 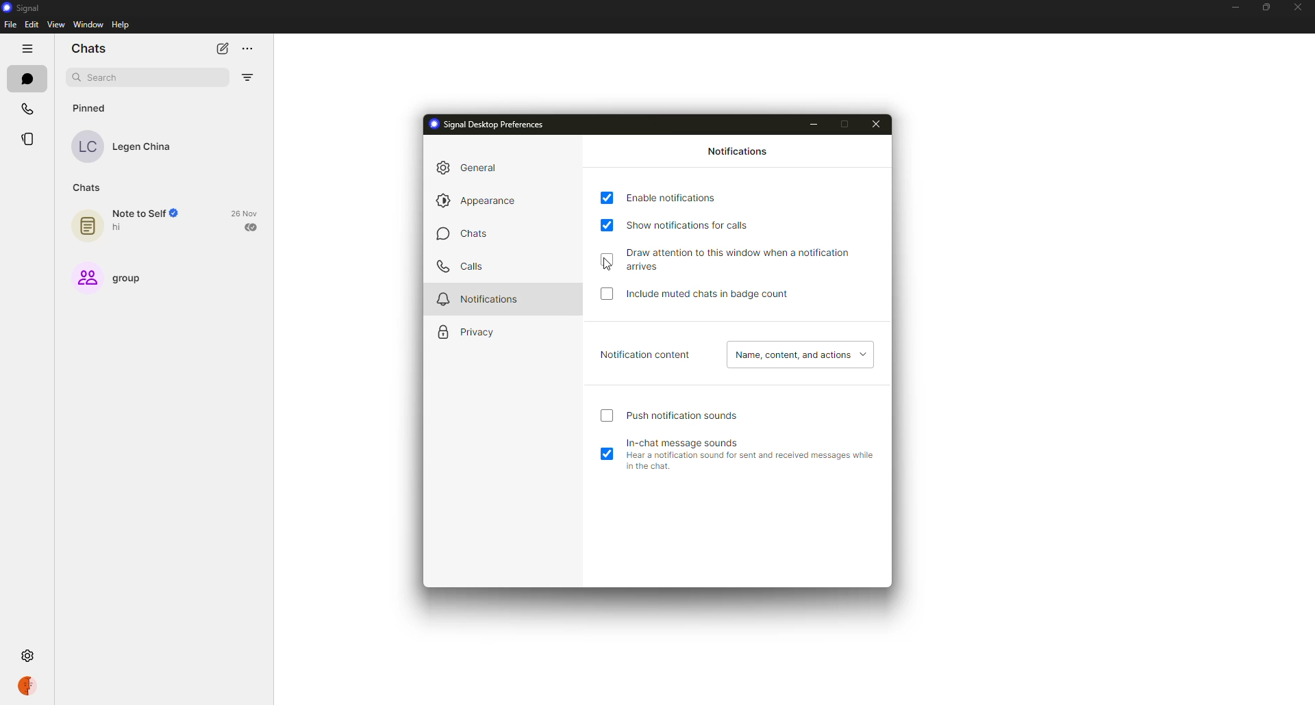 I want to click on maximize, so click(x=1262, y=8).